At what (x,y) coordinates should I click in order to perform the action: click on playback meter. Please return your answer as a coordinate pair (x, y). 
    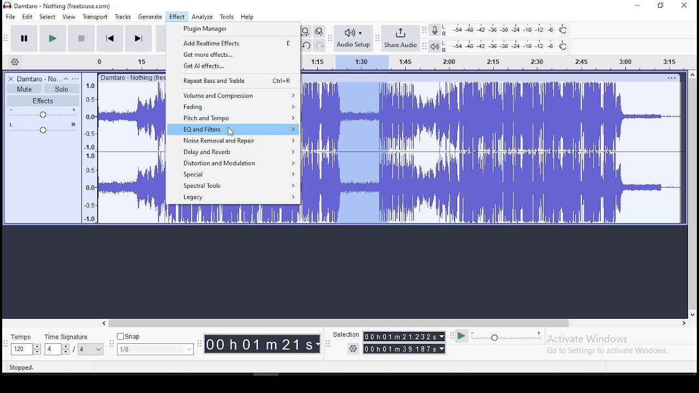
    Looking at the image, I should click on (435, 46).